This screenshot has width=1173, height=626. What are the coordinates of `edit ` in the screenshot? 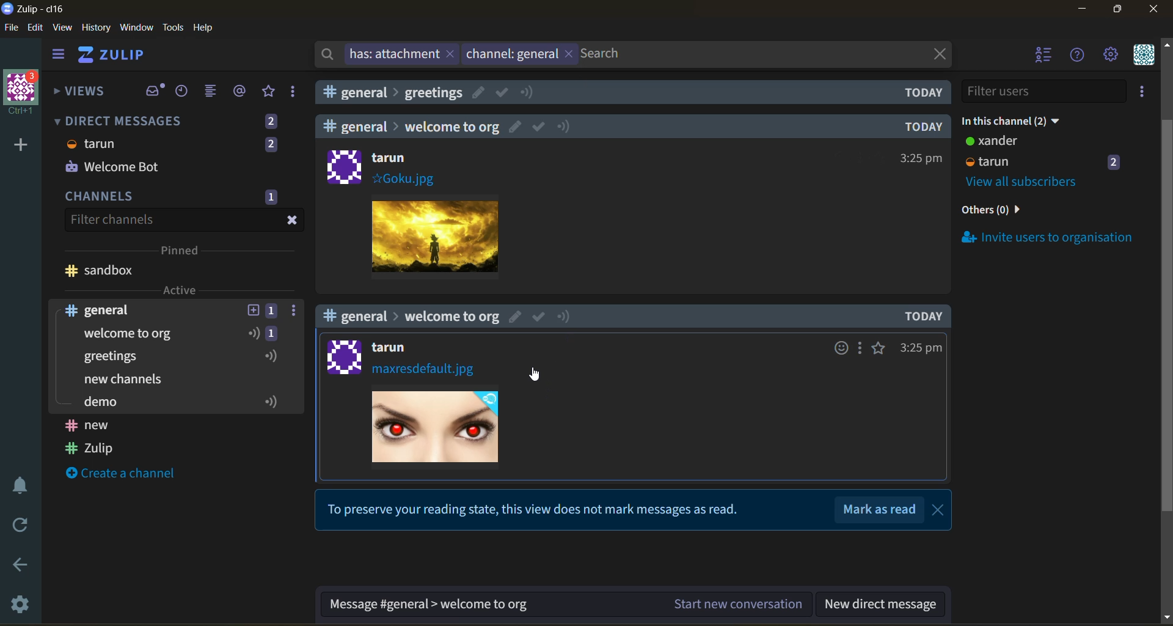 It's located at (513, 127).